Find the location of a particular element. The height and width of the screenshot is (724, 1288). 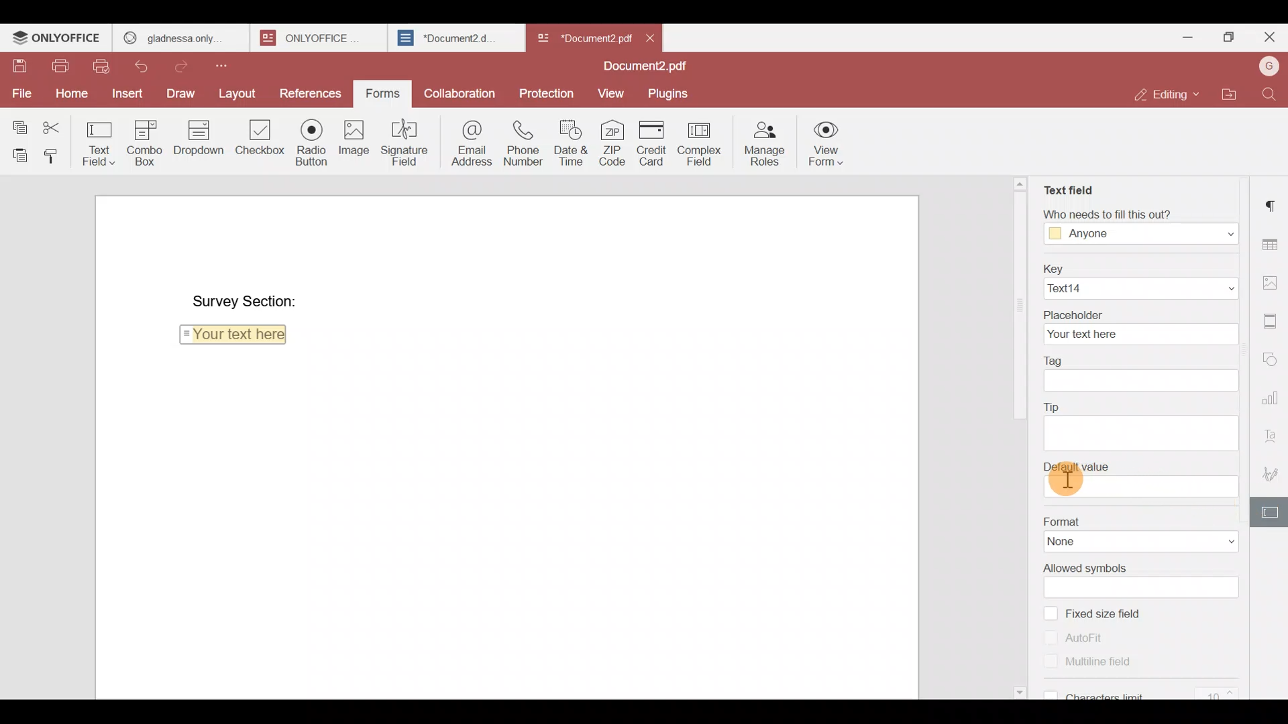

Cut is located at coordinates (57, 123).